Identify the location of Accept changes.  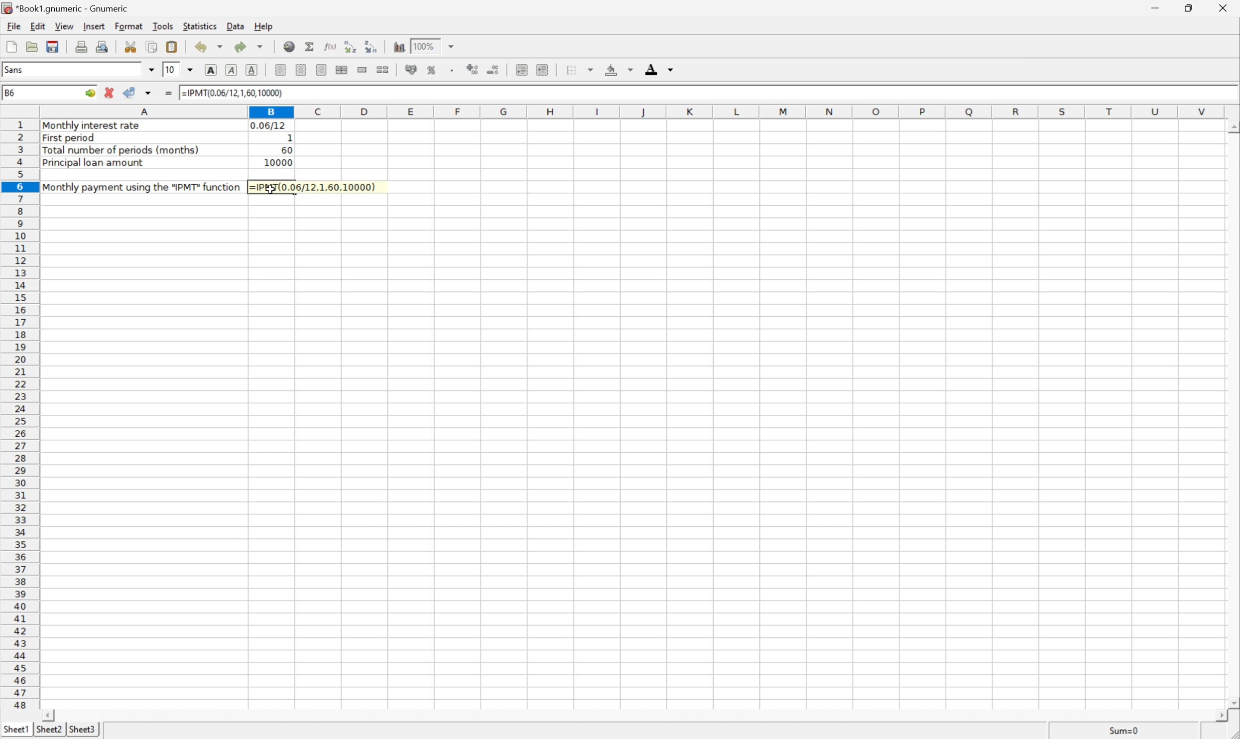
(131, 94).